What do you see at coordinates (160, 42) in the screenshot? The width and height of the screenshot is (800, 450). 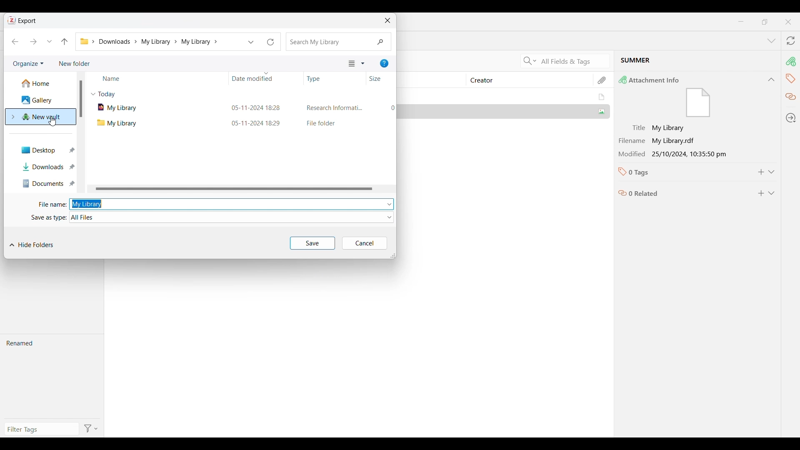 I see `My library` at bounding box center [160, 42].